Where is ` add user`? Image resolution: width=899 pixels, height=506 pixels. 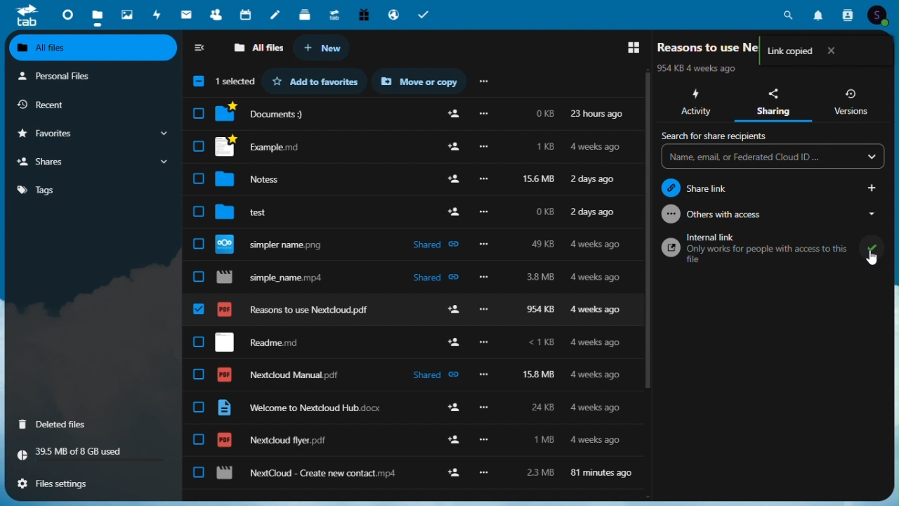  add user is located at coordinates (453, 408).